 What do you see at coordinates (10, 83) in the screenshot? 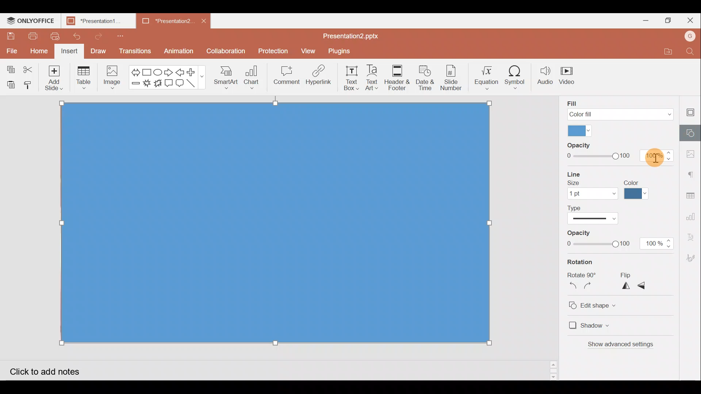
I see `Paste` at bounding box center [10, 83].